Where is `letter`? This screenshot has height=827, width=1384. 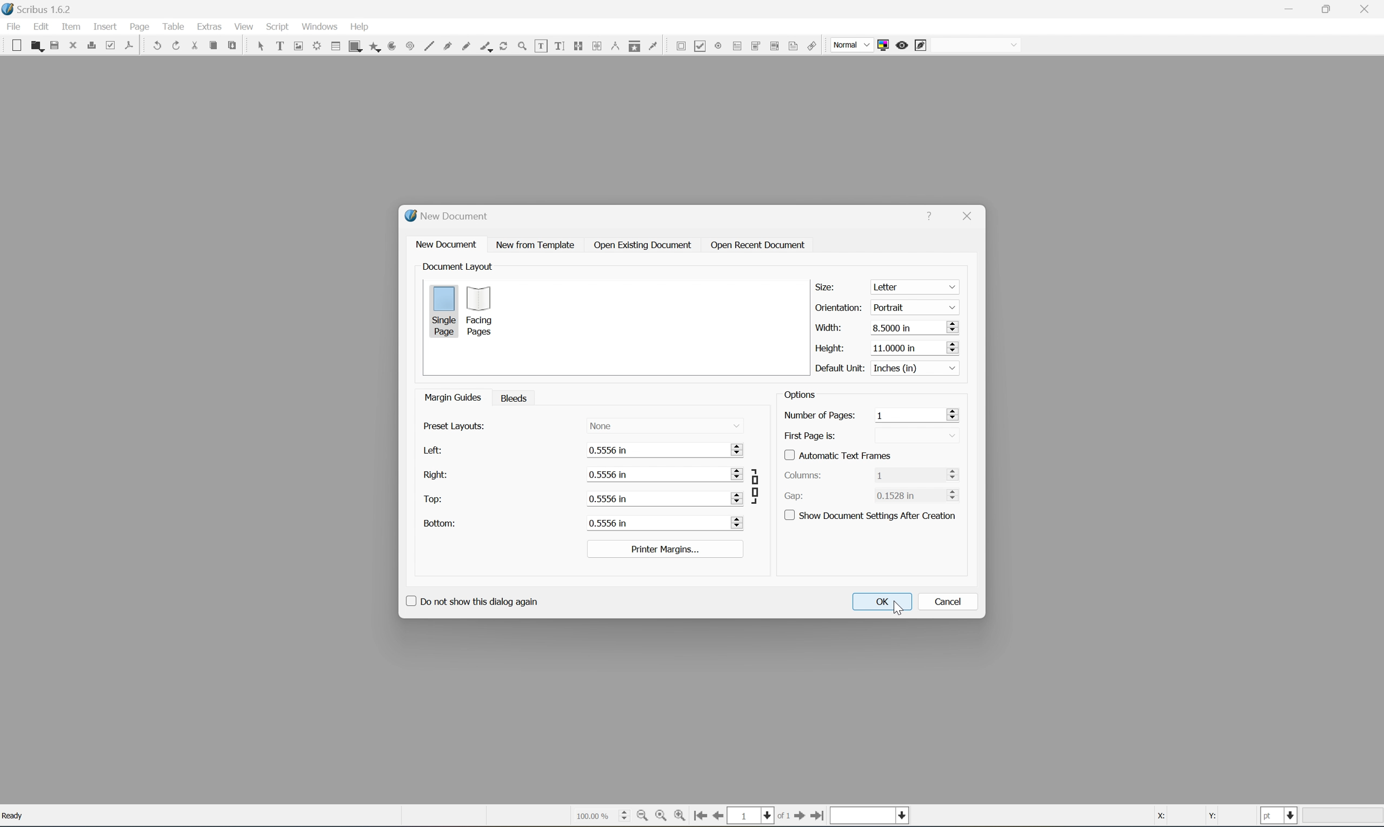
letter is located at coordinates (918, 288).